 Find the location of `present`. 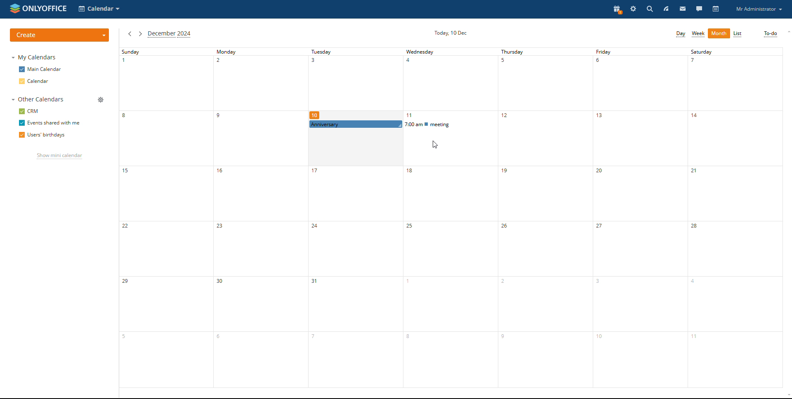

present is located at coordinates (616, 9).